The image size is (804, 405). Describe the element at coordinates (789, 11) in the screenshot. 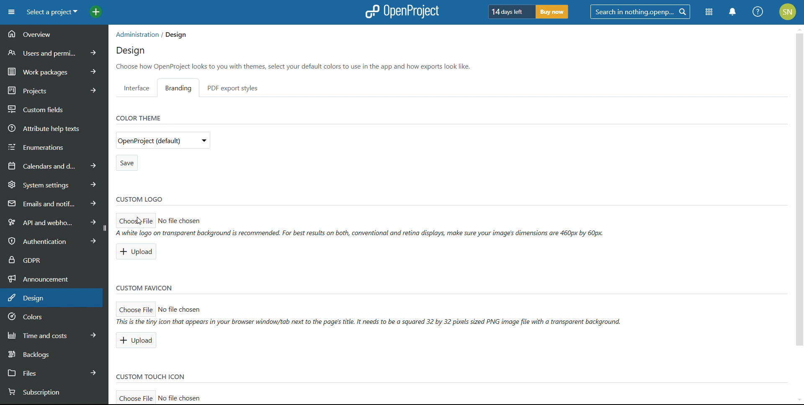

I see `SN` at that location.